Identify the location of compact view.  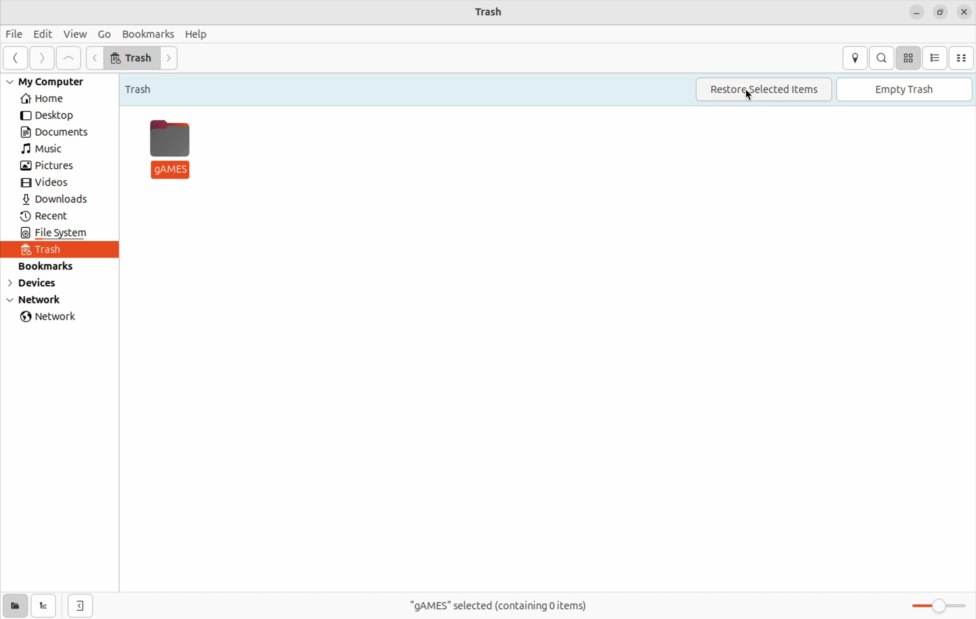
(963, 58).